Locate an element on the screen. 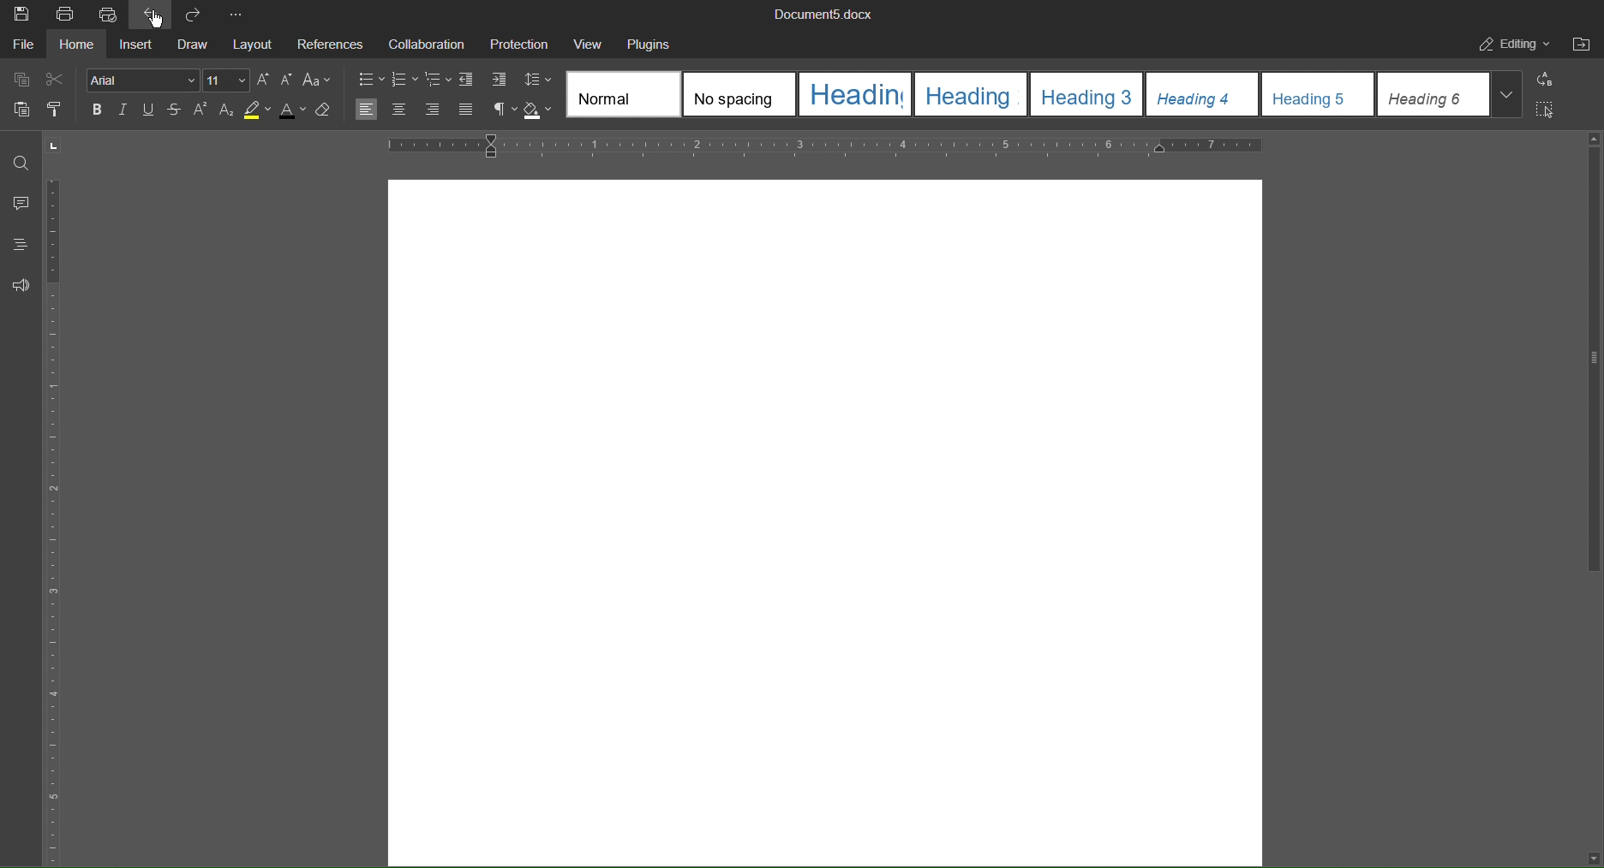  Strikethrough is located at coordinates (175, 110).